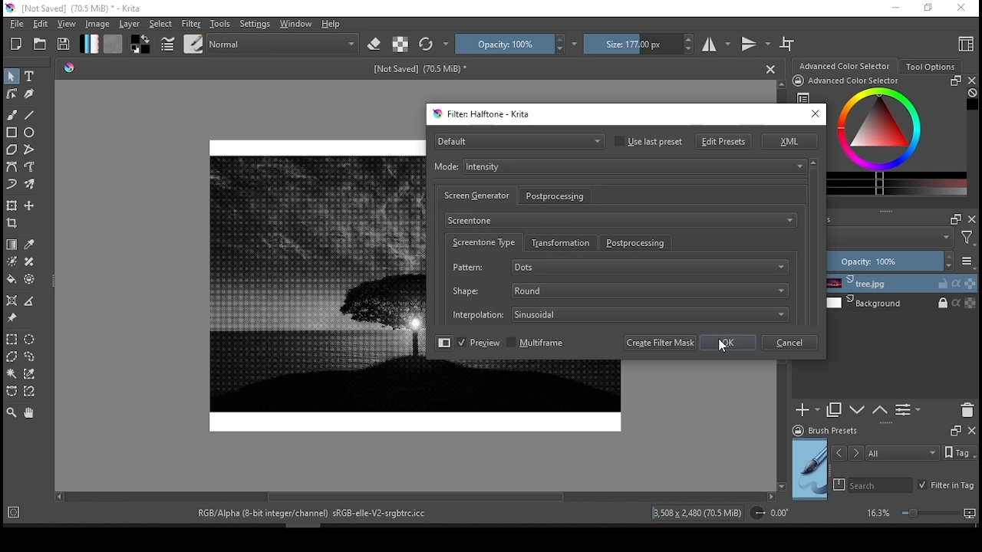 Image resolution: width=982 pixels, height=552 pixels. What do you see at coordinates (12, 317) in the screenshot?
I see `reference image tool` at bounding box center [12, 317].